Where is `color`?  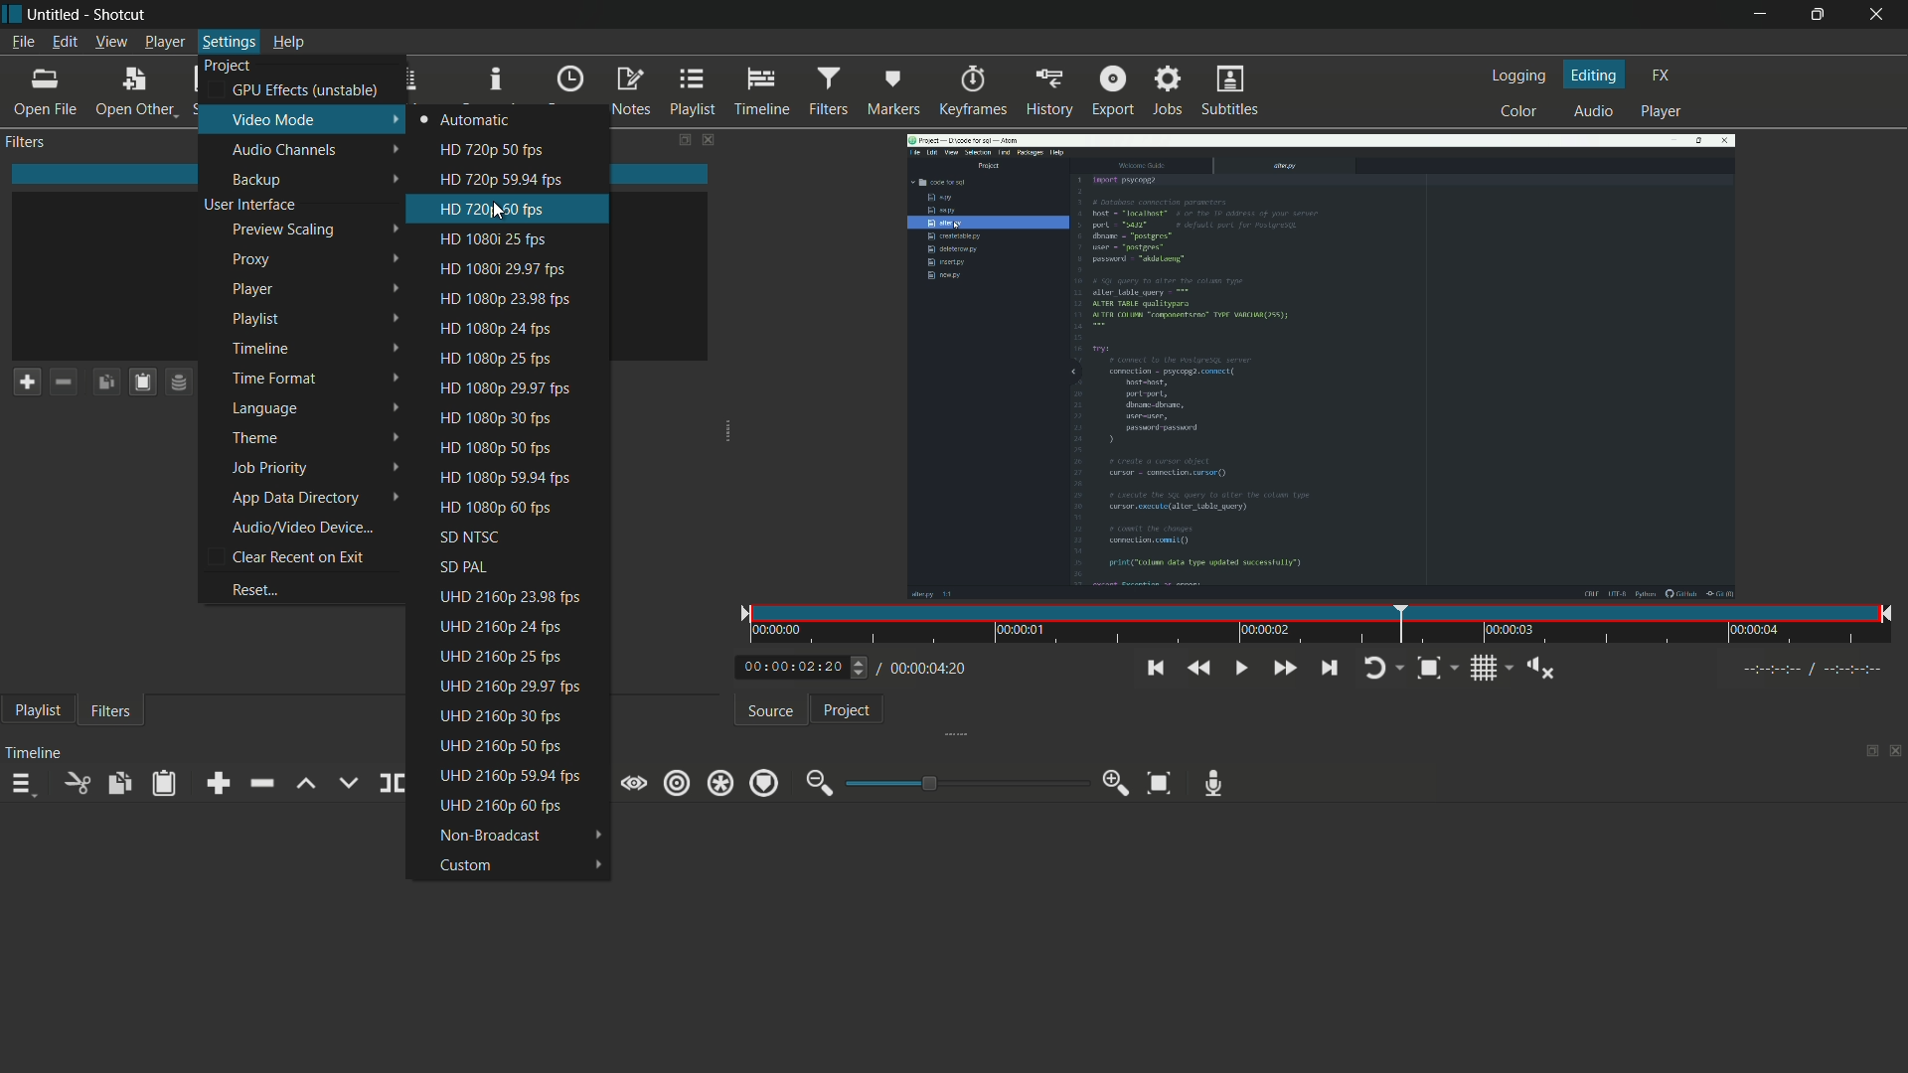
color is located at coordinates (1519, 112).